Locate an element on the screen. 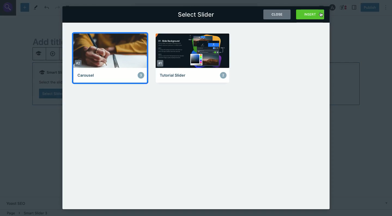 Image resolution: width=392 pixels, height=216 pixels. Tutorial slider is located at coordinates (193, 58).